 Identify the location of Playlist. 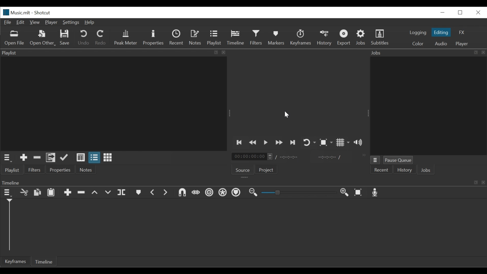
(12, 170).